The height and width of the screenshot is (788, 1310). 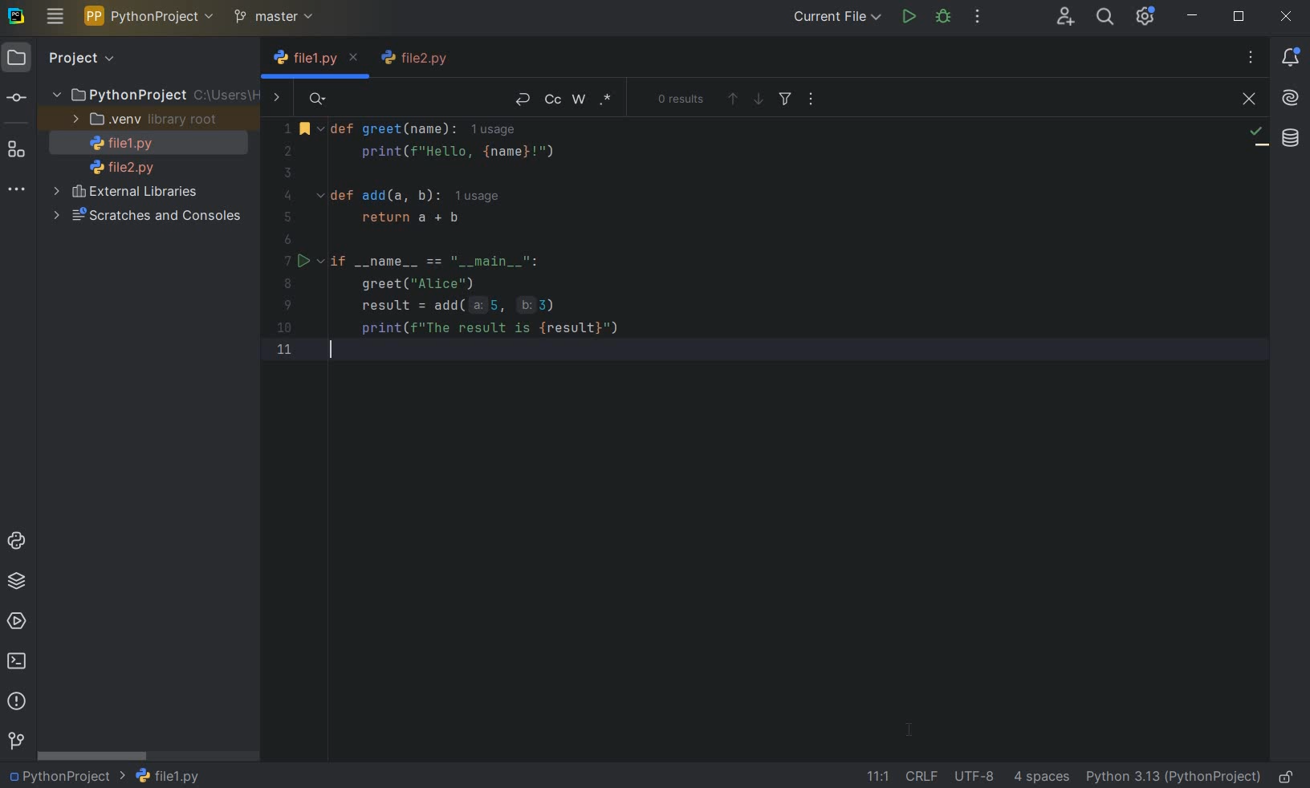 What do you see at coordinates (978, 16) in the screenshot?
I see `MORE ACTIONS` at bounding box center [978, 16].